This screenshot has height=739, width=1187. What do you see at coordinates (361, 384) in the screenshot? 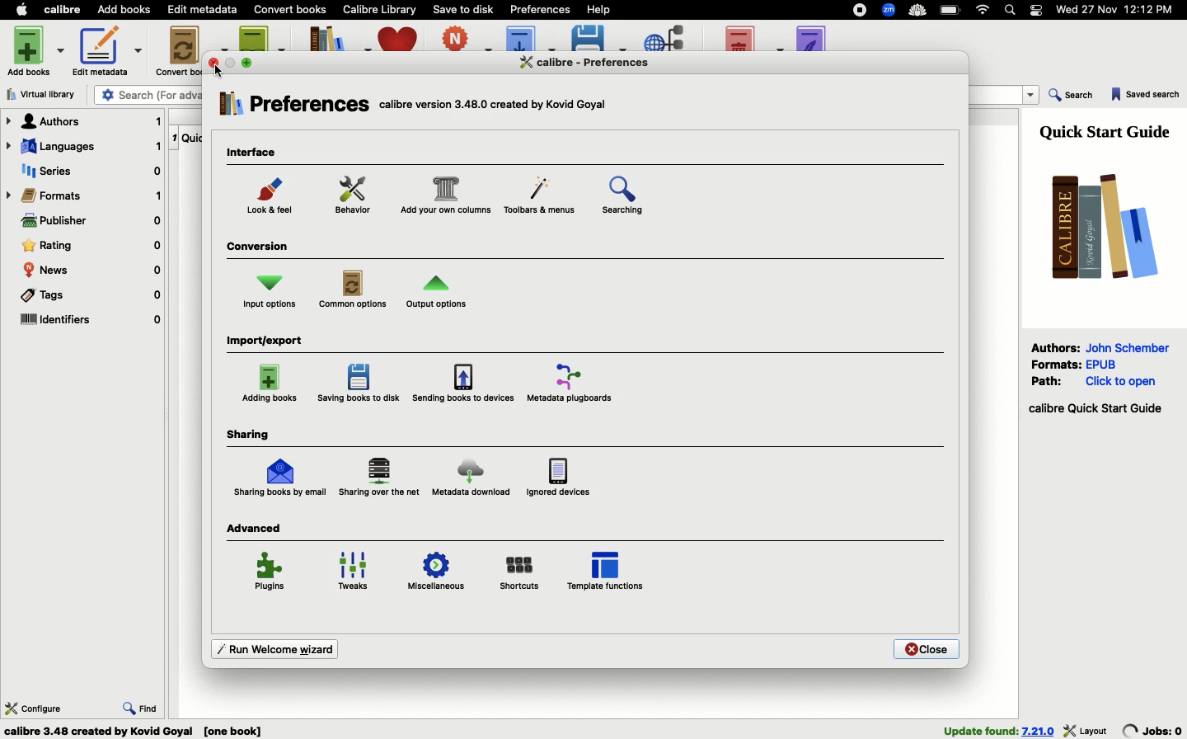
I see `Saving books to disk` at bounding box center [361, 384].